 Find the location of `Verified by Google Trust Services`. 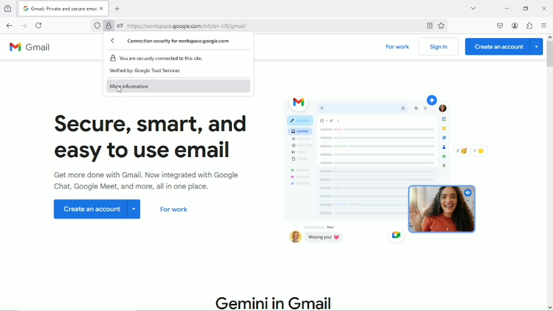

Verified by Google Trust Services is located at coordinates (147, 71).